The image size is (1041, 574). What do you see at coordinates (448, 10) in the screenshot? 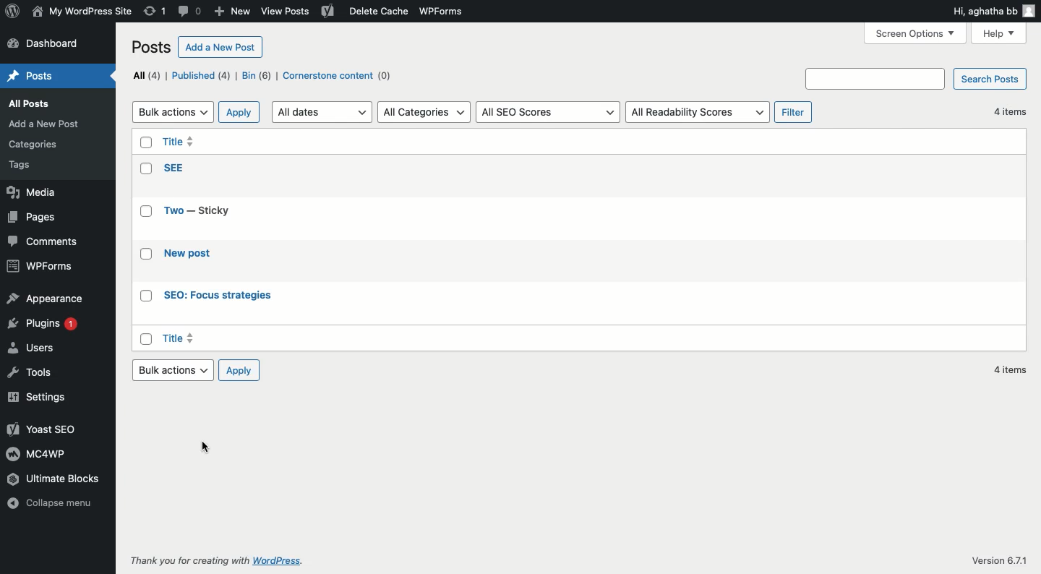
I see `WPForms` at bounding box center [448, 10].